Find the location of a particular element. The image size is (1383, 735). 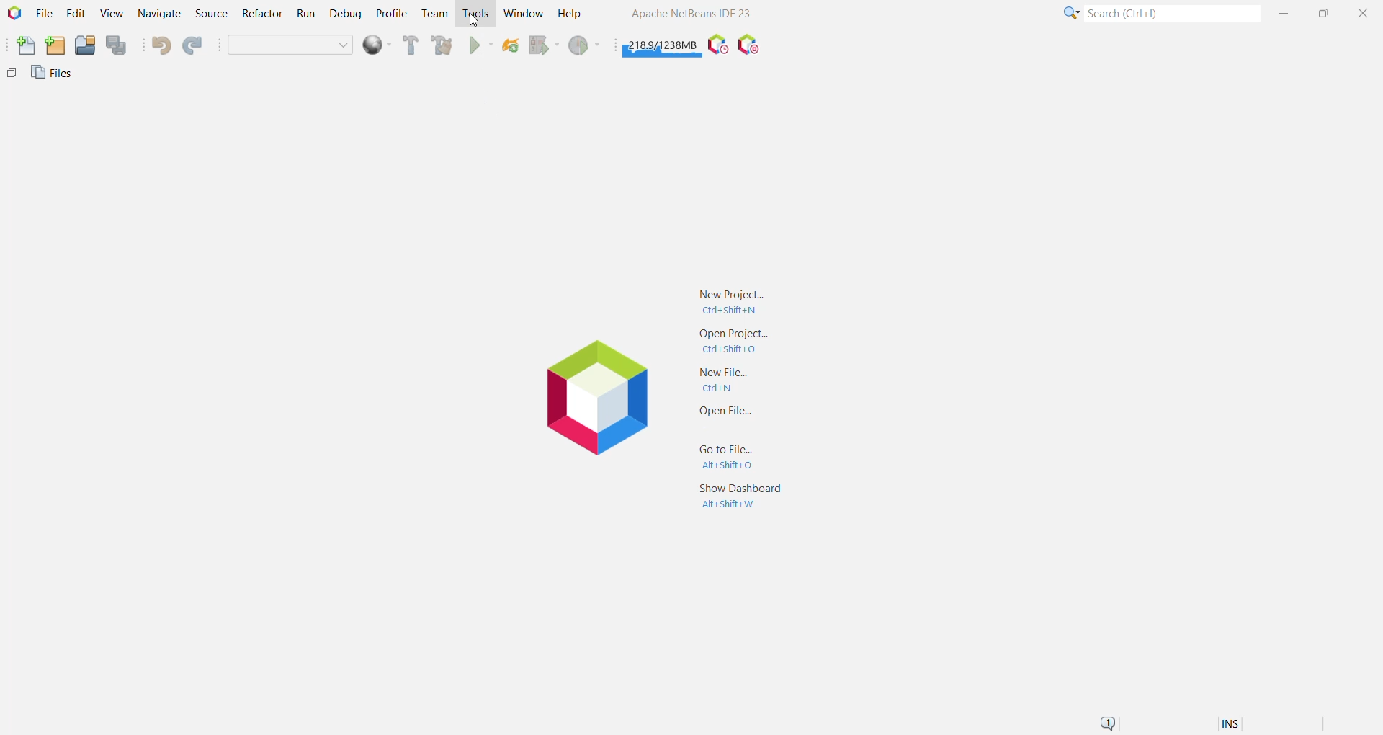

Refactor is located at coordinates (264, 15).